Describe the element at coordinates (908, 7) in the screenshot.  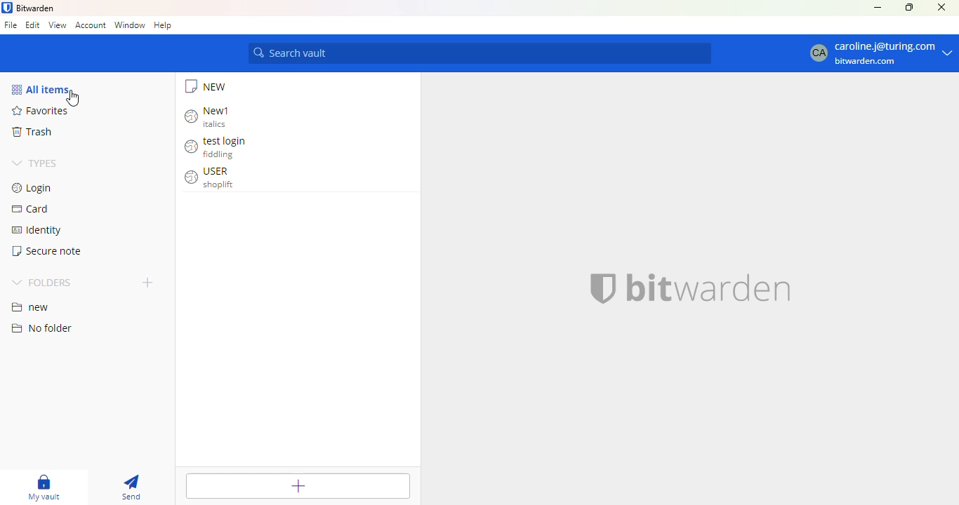
I see `maximize` at that location.